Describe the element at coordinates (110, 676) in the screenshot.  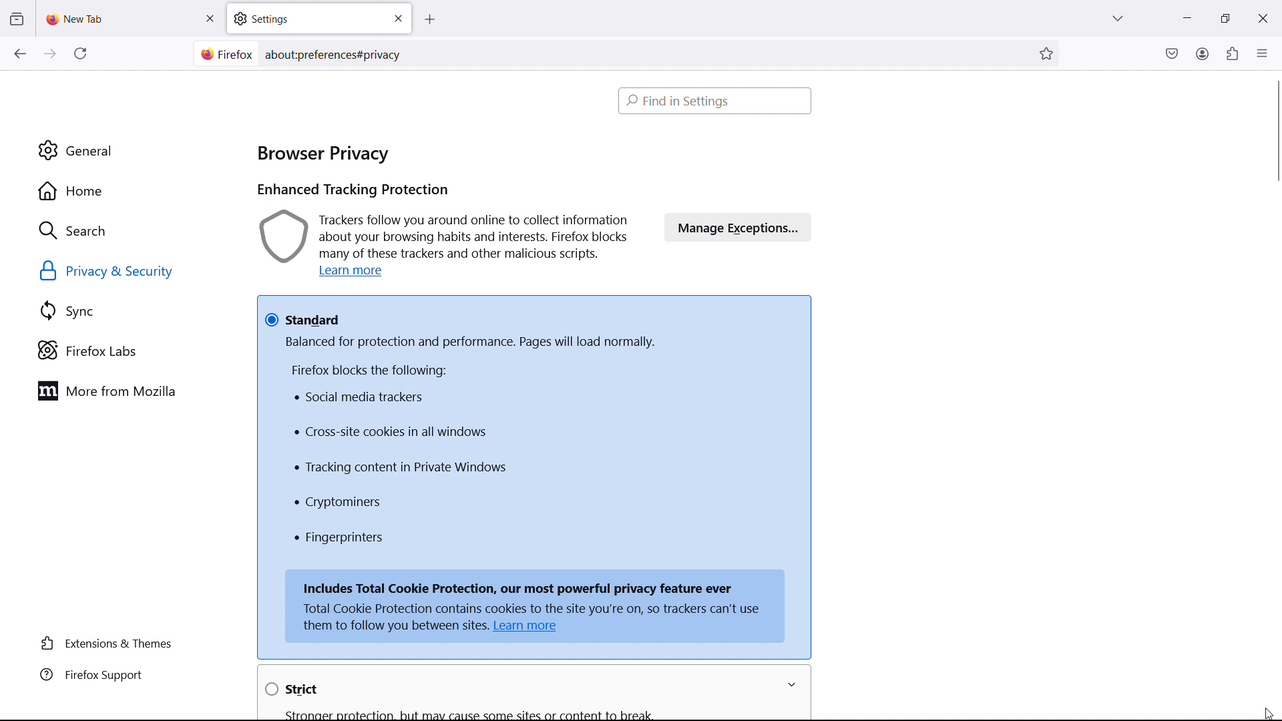
I see `firefox support` at that location.